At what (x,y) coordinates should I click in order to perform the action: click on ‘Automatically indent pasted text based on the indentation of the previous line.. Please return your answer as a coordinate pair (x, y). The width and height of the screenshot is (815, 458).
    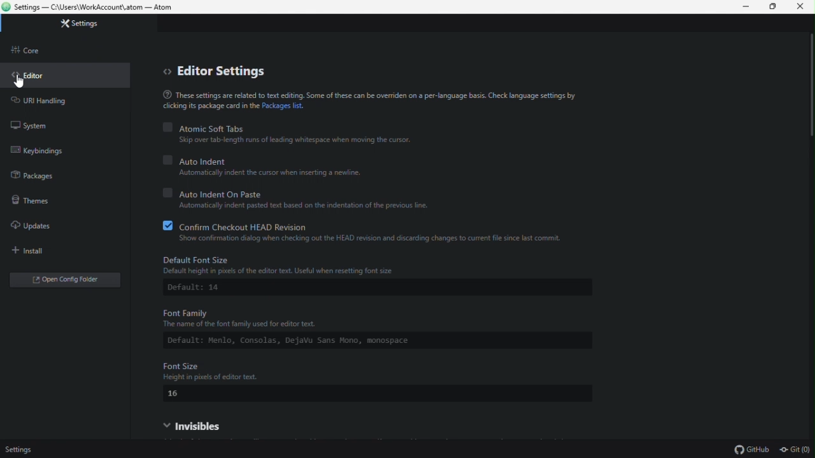
    Looking at the image, I should click on (311, 206).